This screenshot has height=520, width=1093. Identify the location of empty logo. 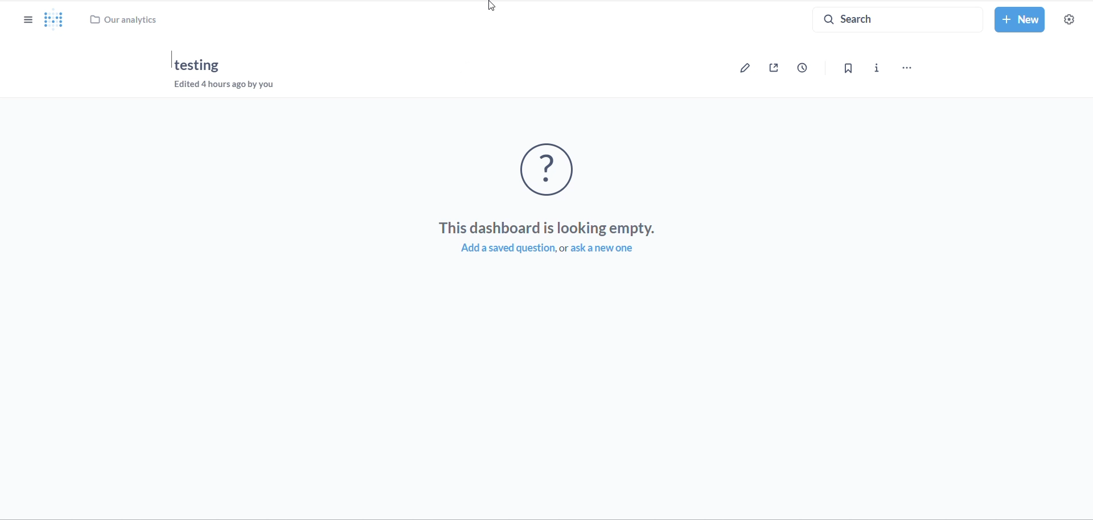
(554, 168).